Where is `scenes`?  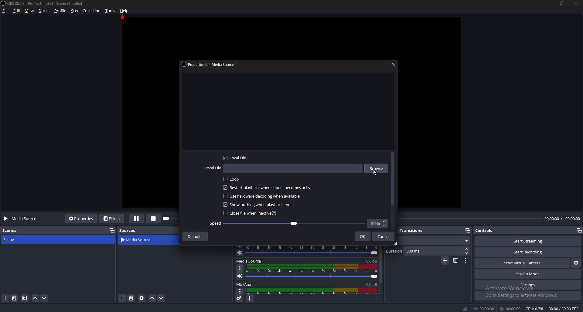
scenes is located at coordinates (13, 230).